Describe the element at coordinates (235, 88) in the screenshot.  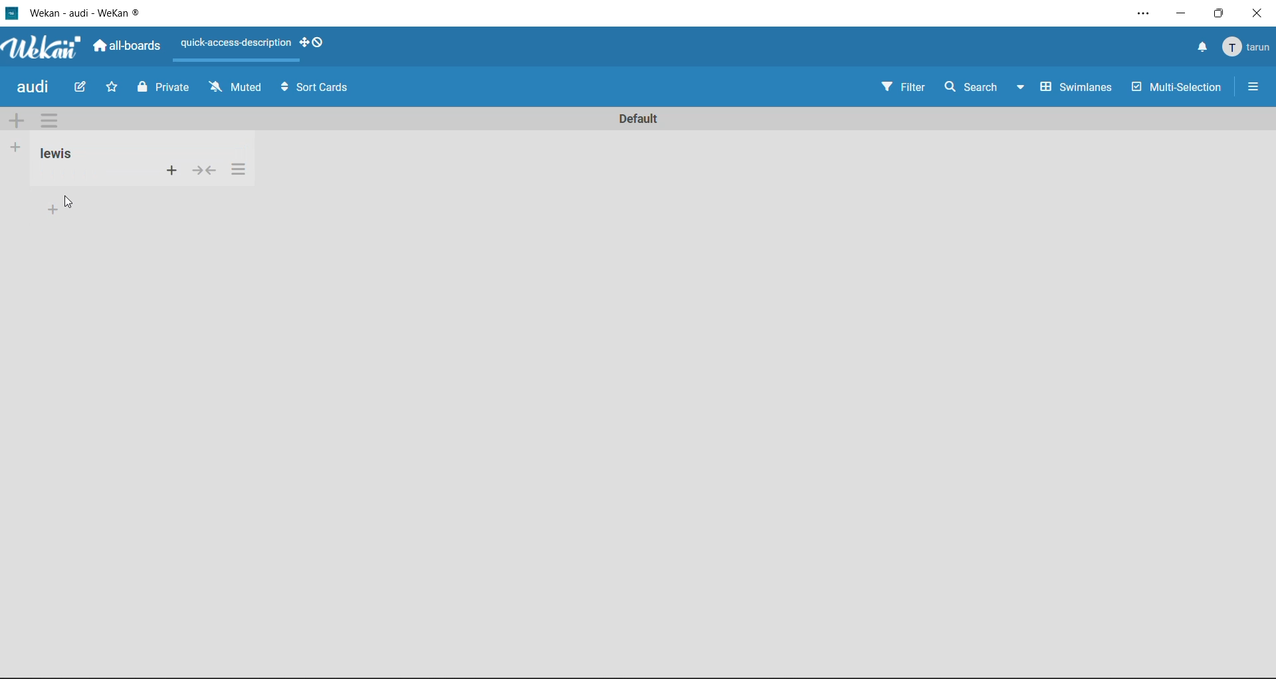
I see `muted` at that location.